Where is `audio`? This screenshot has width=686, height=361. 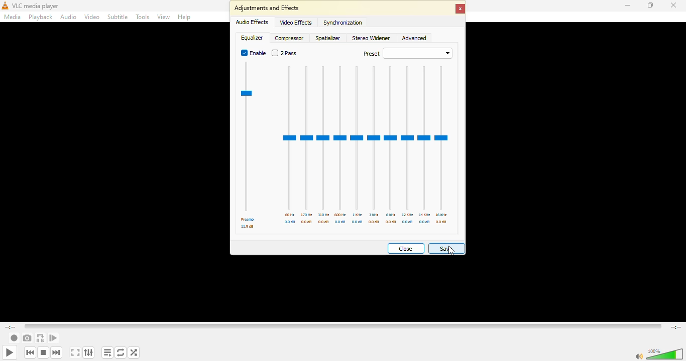 audio is located at coordinates (68, 18).